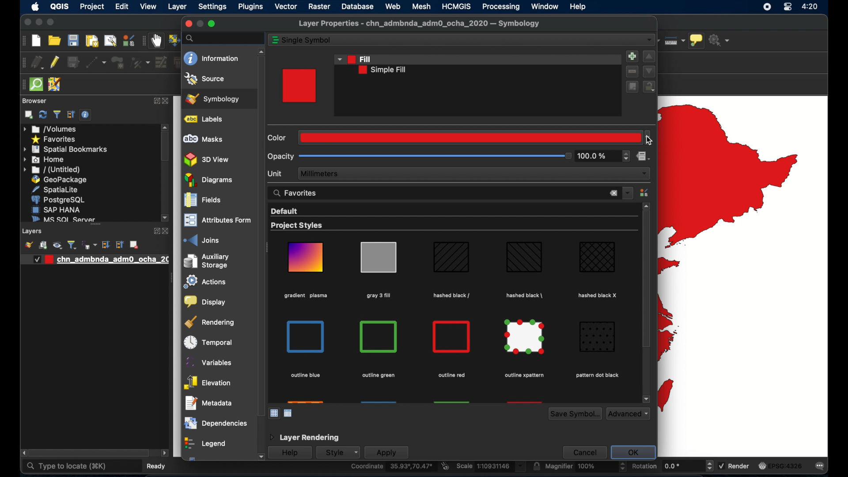 The width and height of the screenshot is (848, 477). Describe the element at coordinates (95, 227) in the screenshot. I see `layers` at that location.